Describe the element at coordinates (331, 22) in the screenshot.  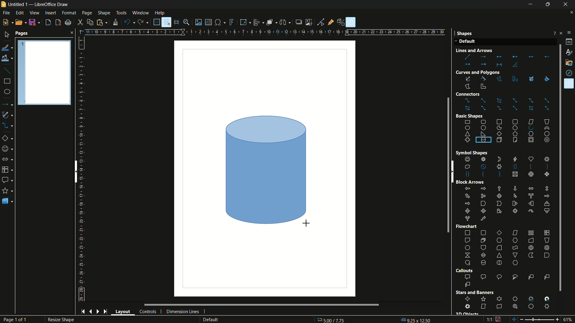
I see `show gluepoint functions` at that location.